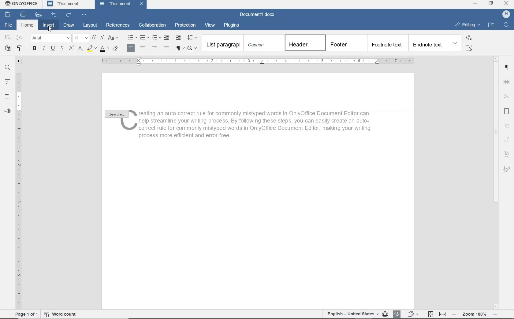  What do you see at coordinates (69, 25) in the screenshot?
I see `DRAW` at bounding box center [69, 25].